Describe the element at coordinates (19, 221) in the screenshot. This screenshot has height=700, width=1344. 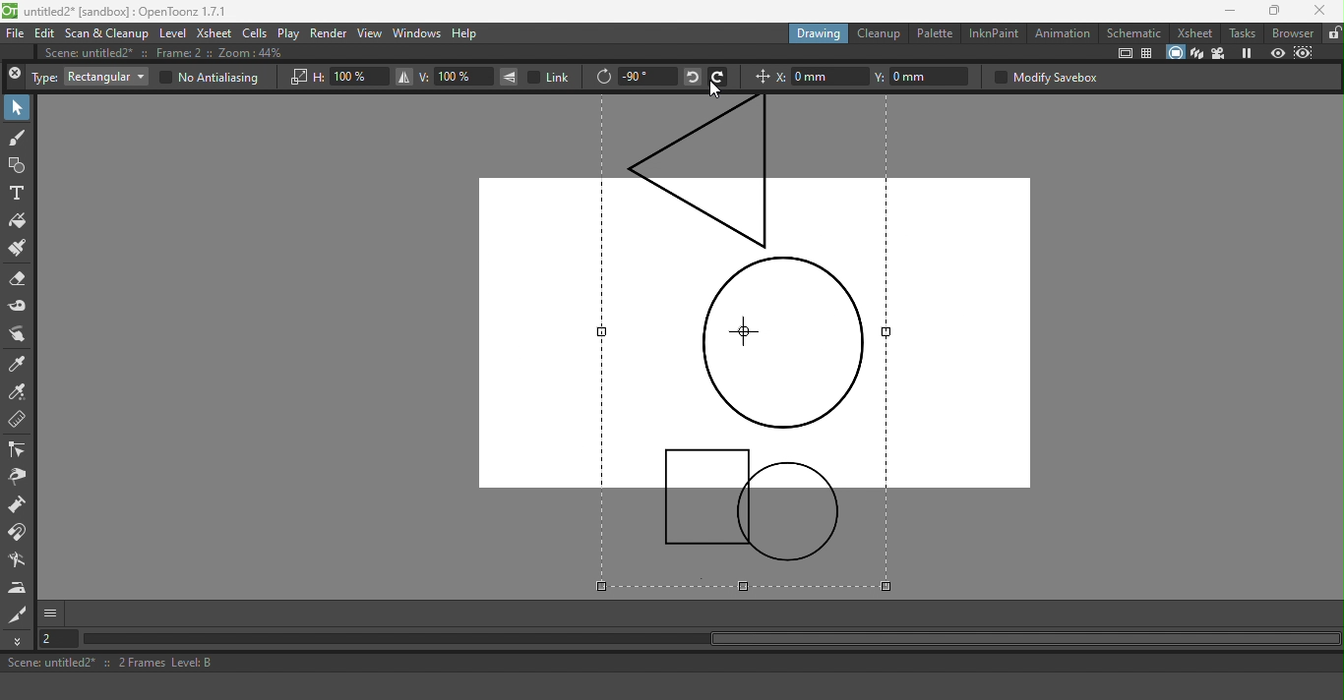
I see `Fill tool` at that location.